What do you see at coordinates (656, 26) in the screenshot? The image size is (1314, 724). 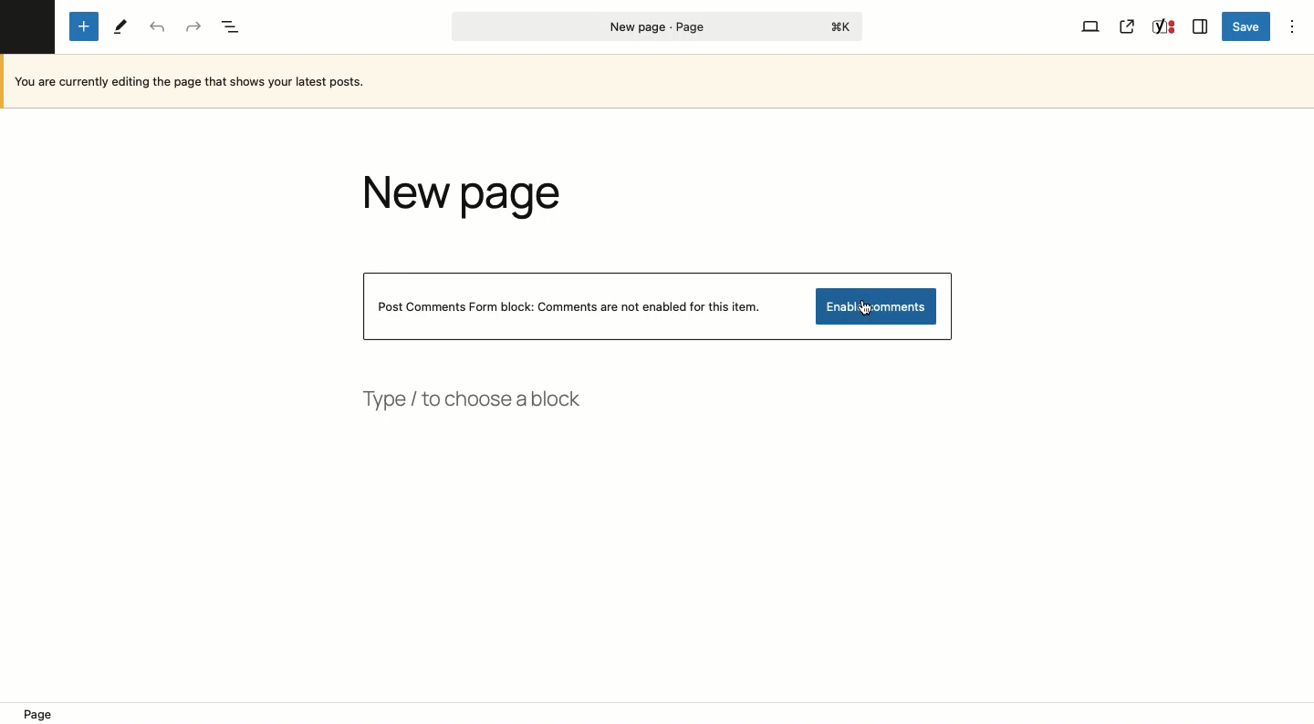 I see `Page` at bounding box center [656, 26].